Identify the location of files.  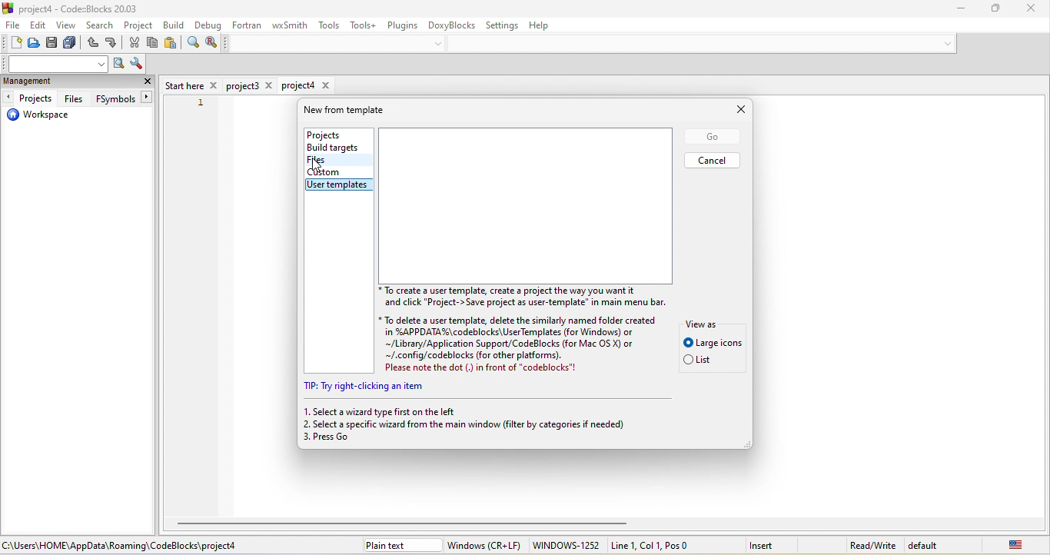
(74, 98).